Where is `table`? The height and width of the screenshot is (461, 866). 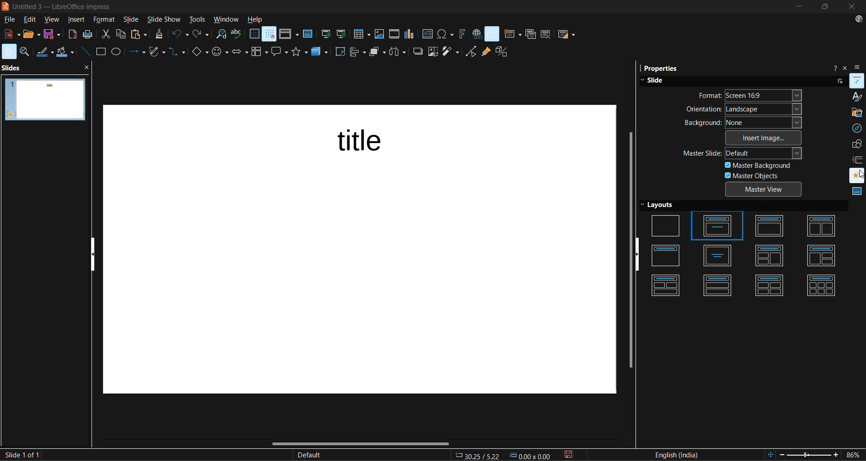
table is located at coordinates (362, 34).